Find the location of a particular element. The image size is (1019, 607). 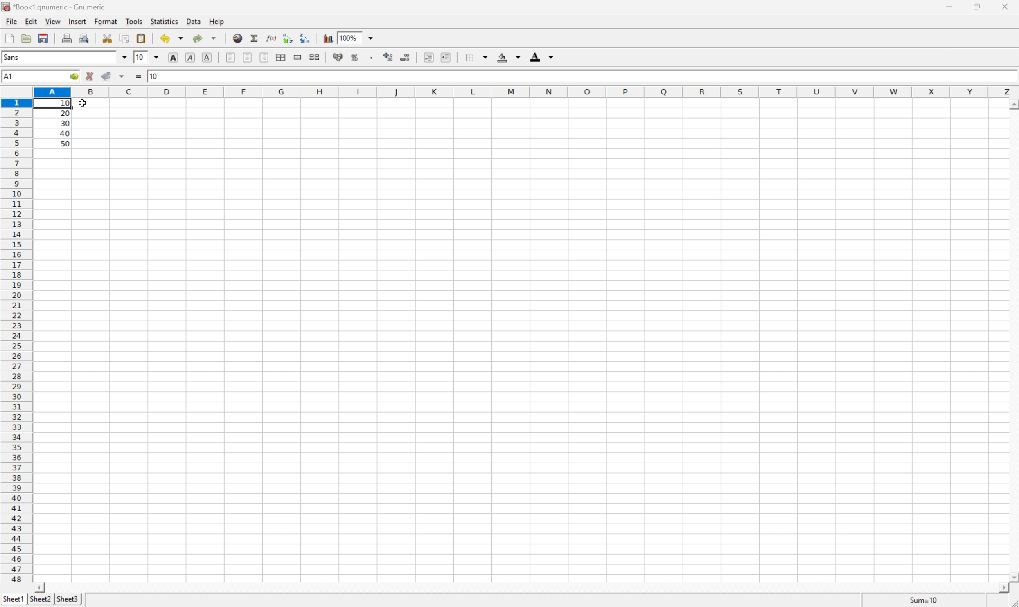

Bold is located at coordinates (173, 57).